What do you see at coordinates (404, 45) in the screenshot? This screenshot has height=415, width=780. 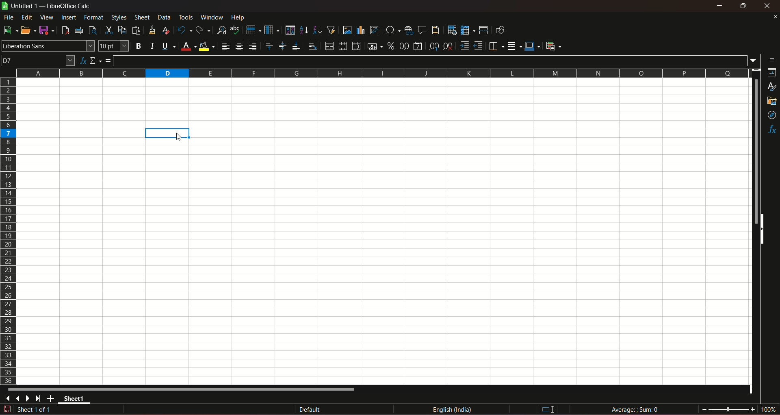 I see `format as number` at bounding box center [404, 45].